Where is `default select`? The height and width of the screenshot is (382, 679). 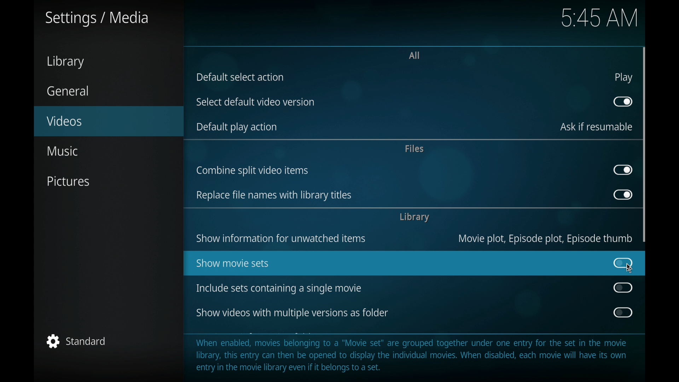
default select is located at coordinates (240, 77).